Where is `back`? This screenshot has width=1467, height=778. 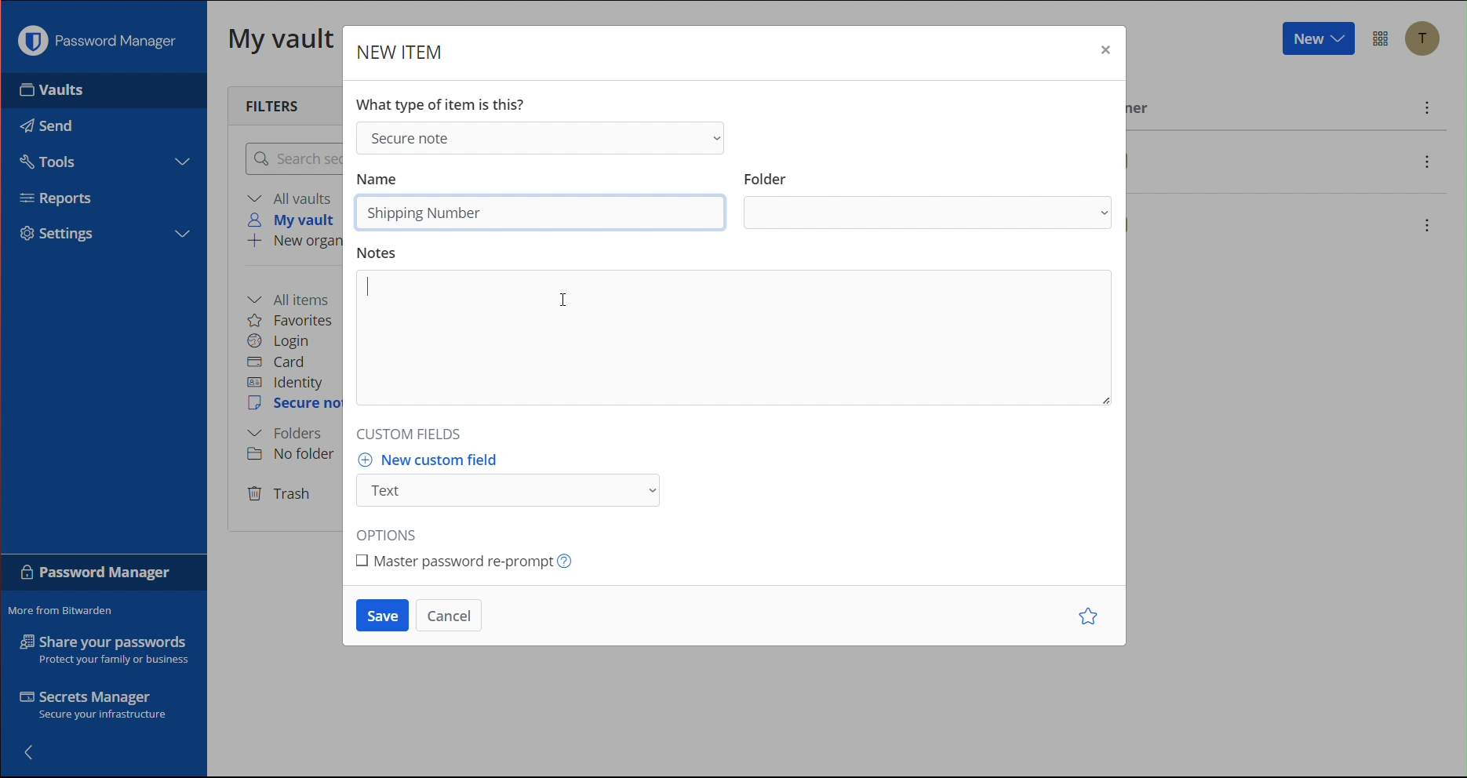 back is located at coordinates (40, 753).